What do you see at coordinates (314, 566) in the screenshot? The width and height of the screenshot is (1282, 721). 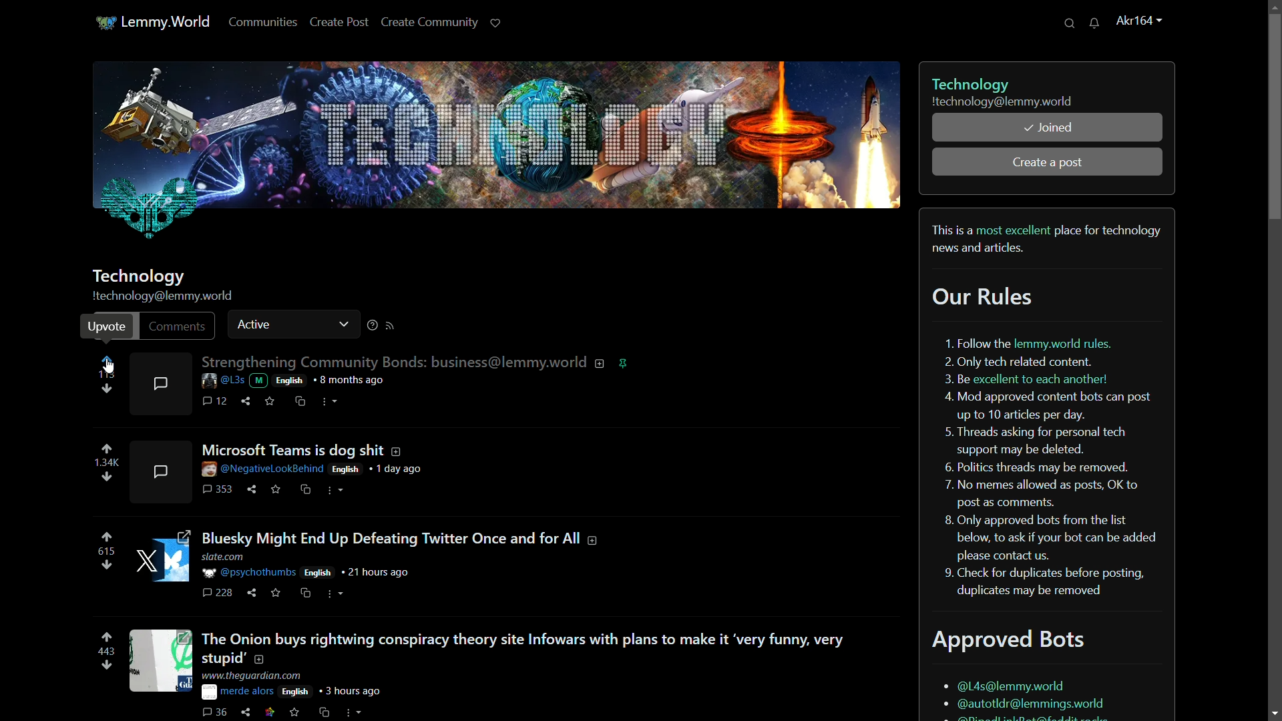 I see `post details` at bounding box center [314, 566].